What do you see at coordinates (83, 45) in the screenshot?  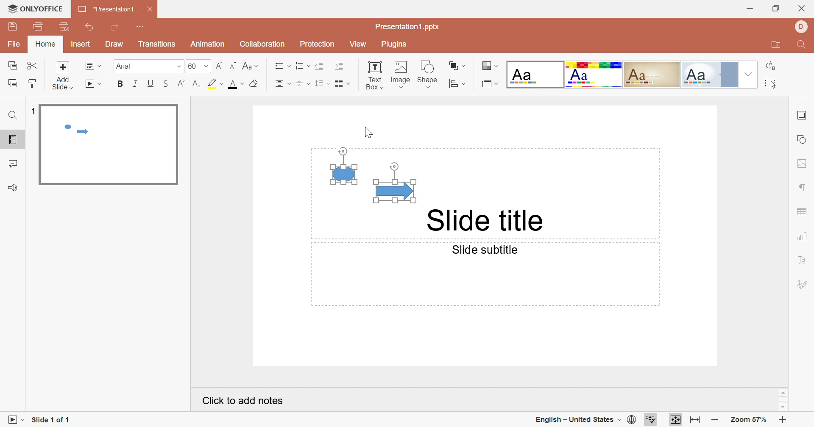 I see `Insert` at bounding box center [83, 45].